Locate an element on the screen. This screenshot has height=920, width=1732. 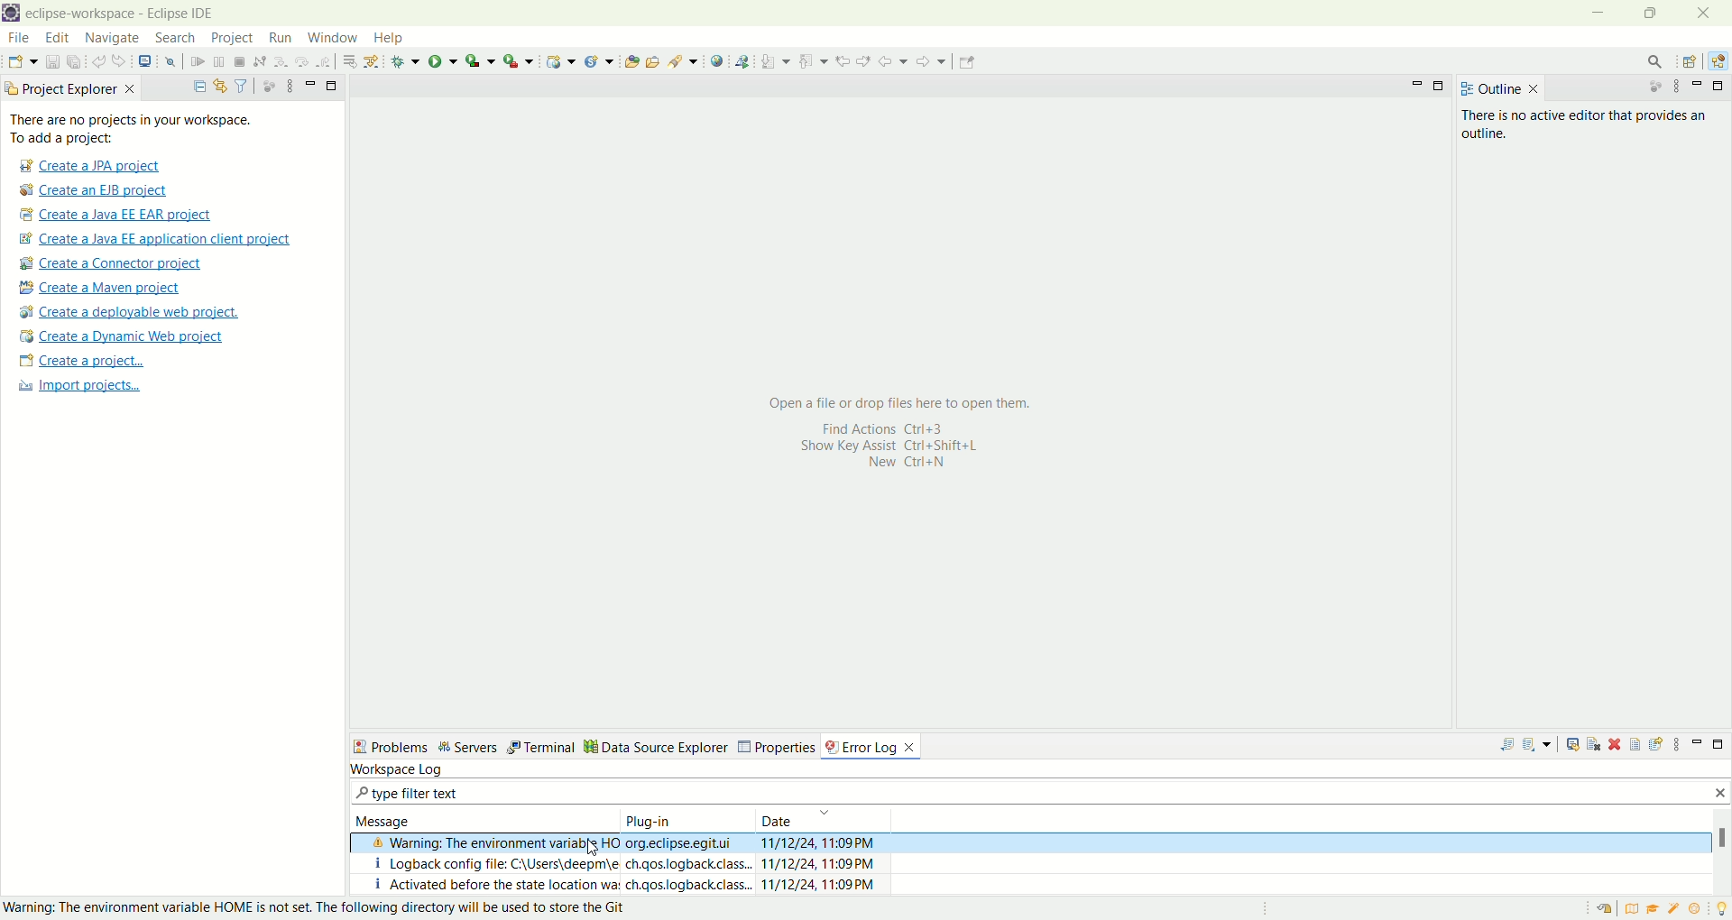
window is located at coordinates (335, 36).